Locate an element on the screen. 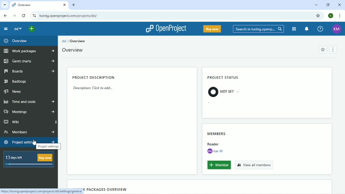 This screenshot has width=345, height=194. Work packages overview is located at coordinates (107, 189).